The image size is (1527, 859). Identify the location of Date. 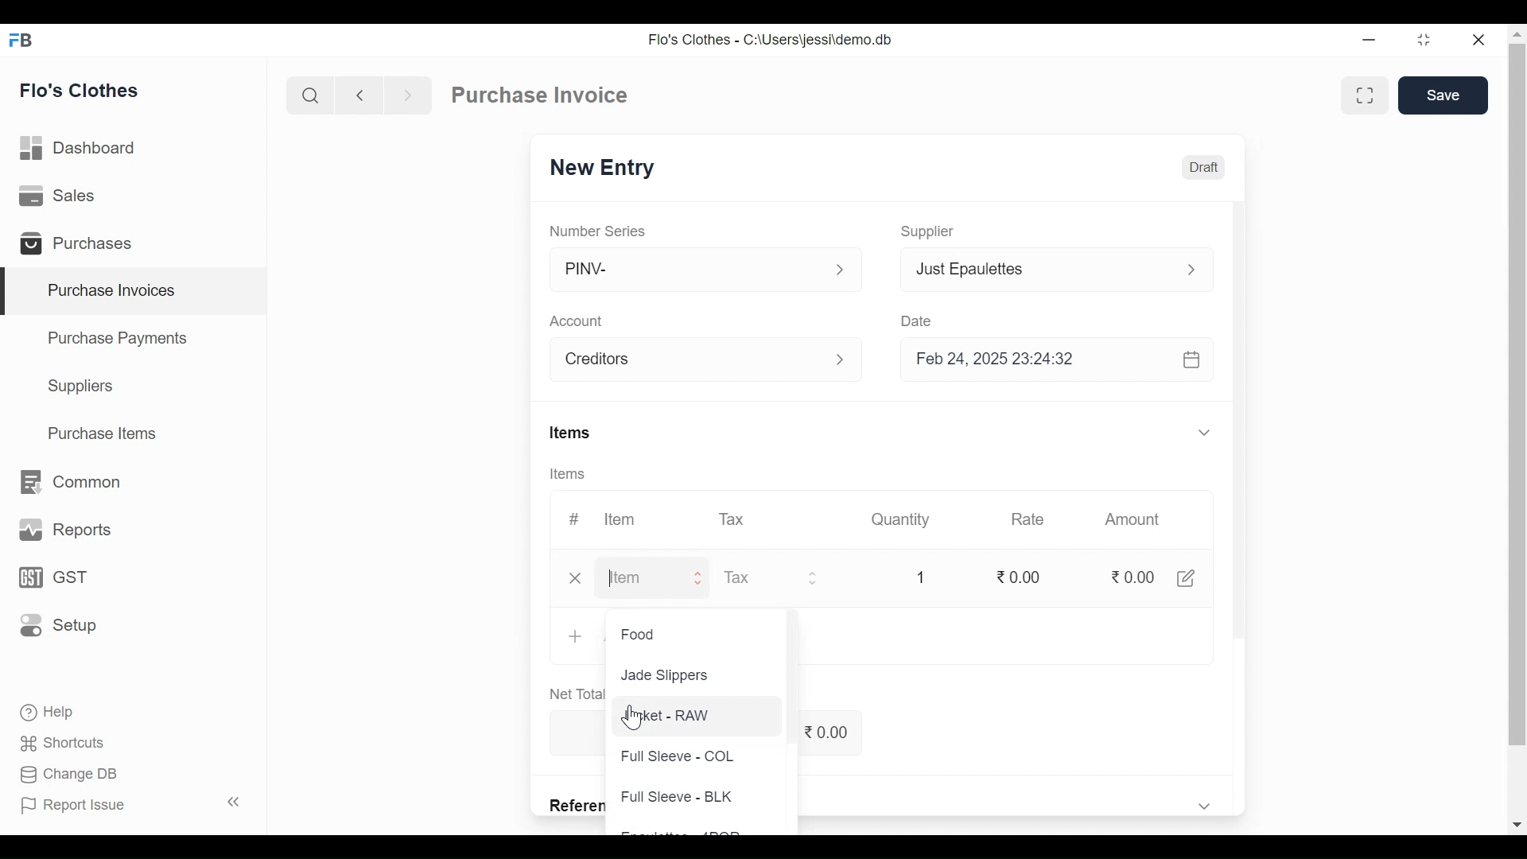
(927, 318).